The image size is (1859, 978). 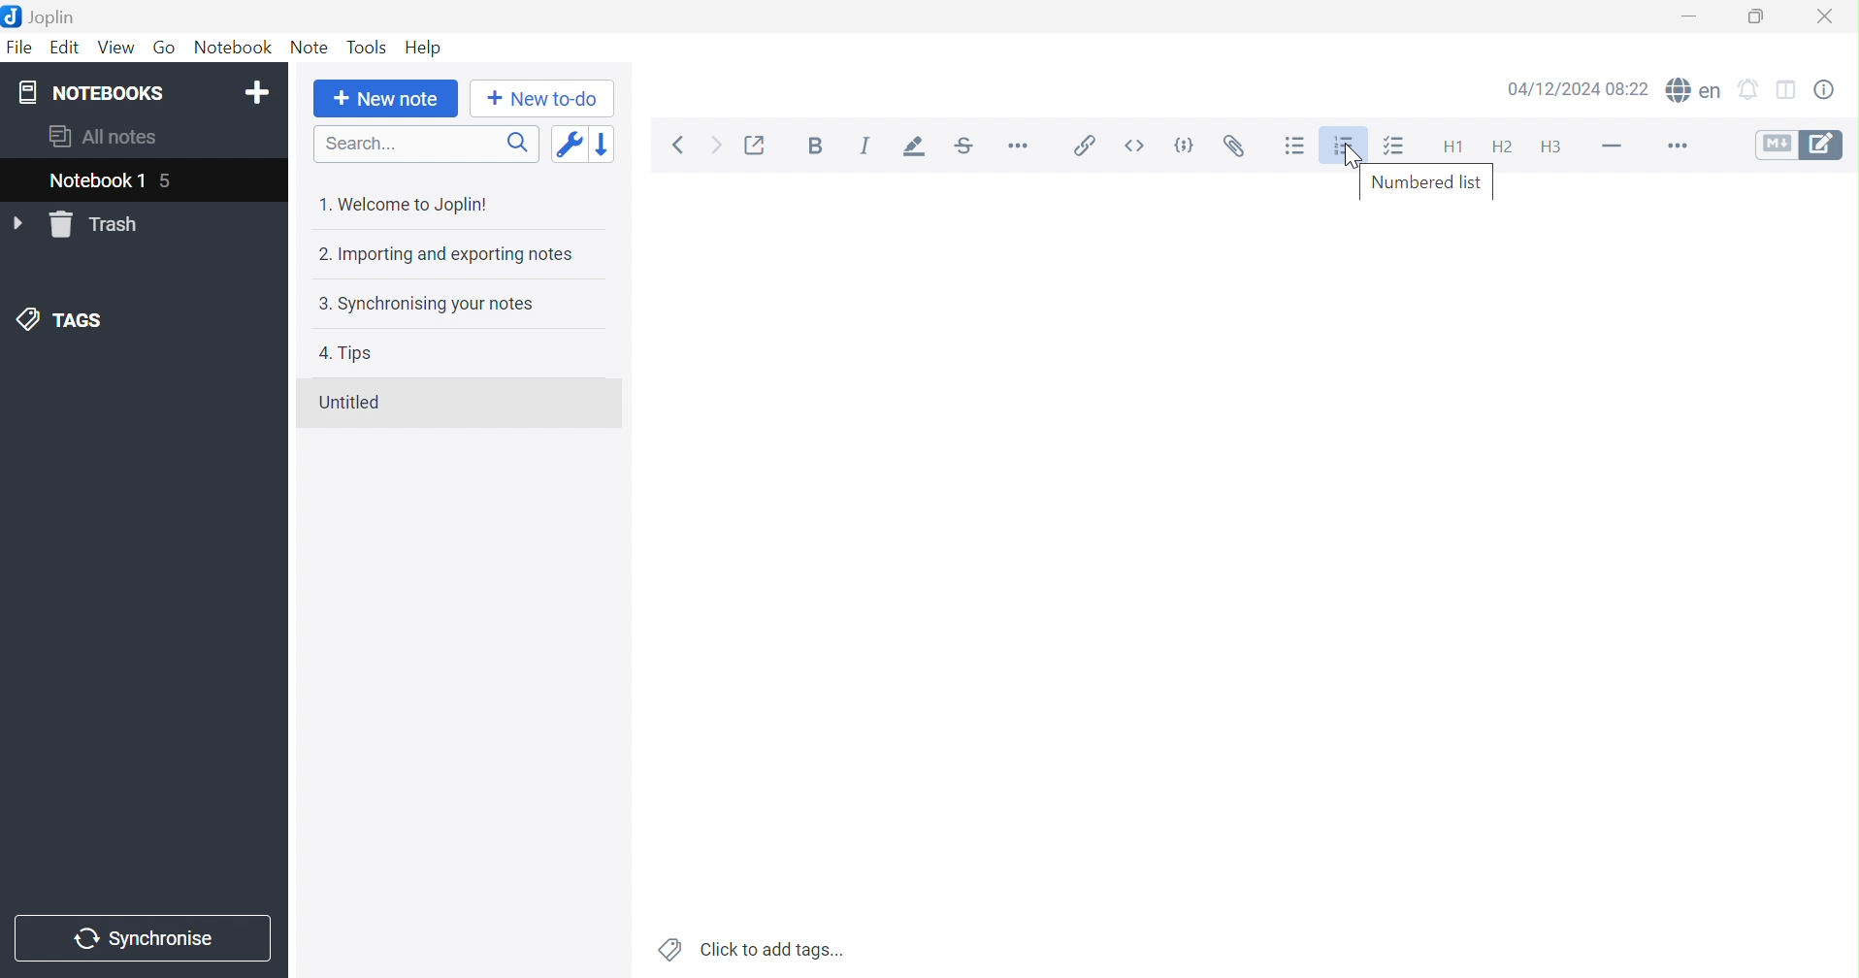 I want to click on Notebook, so click(x=233, y=46).